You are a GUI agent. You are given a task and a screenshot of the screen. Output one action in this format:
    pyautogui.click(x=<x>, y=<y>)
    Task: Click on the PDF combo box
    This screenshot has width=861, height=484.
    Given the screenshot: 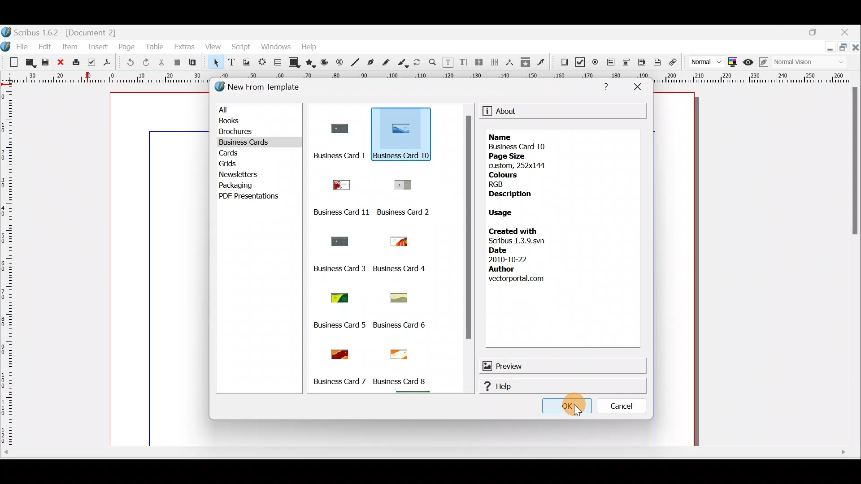 What is the action you would take?
    pyautogui.click(x=625, y=62)
    